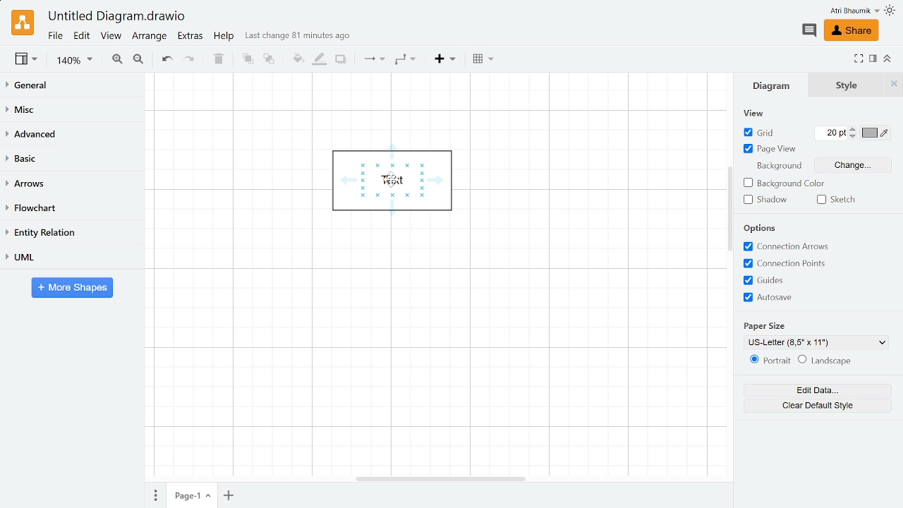 This screenshot has height=508, width=903. I want to click on Waypoints, so click(406, 61).